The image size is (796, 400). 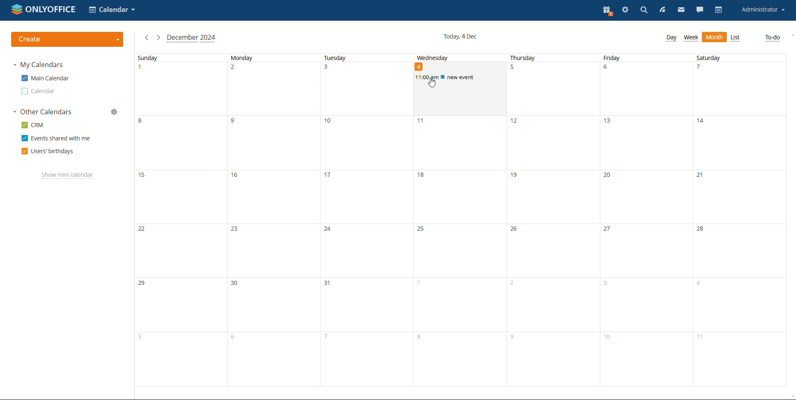 I want to click on friday, so click(x=643, y=220).